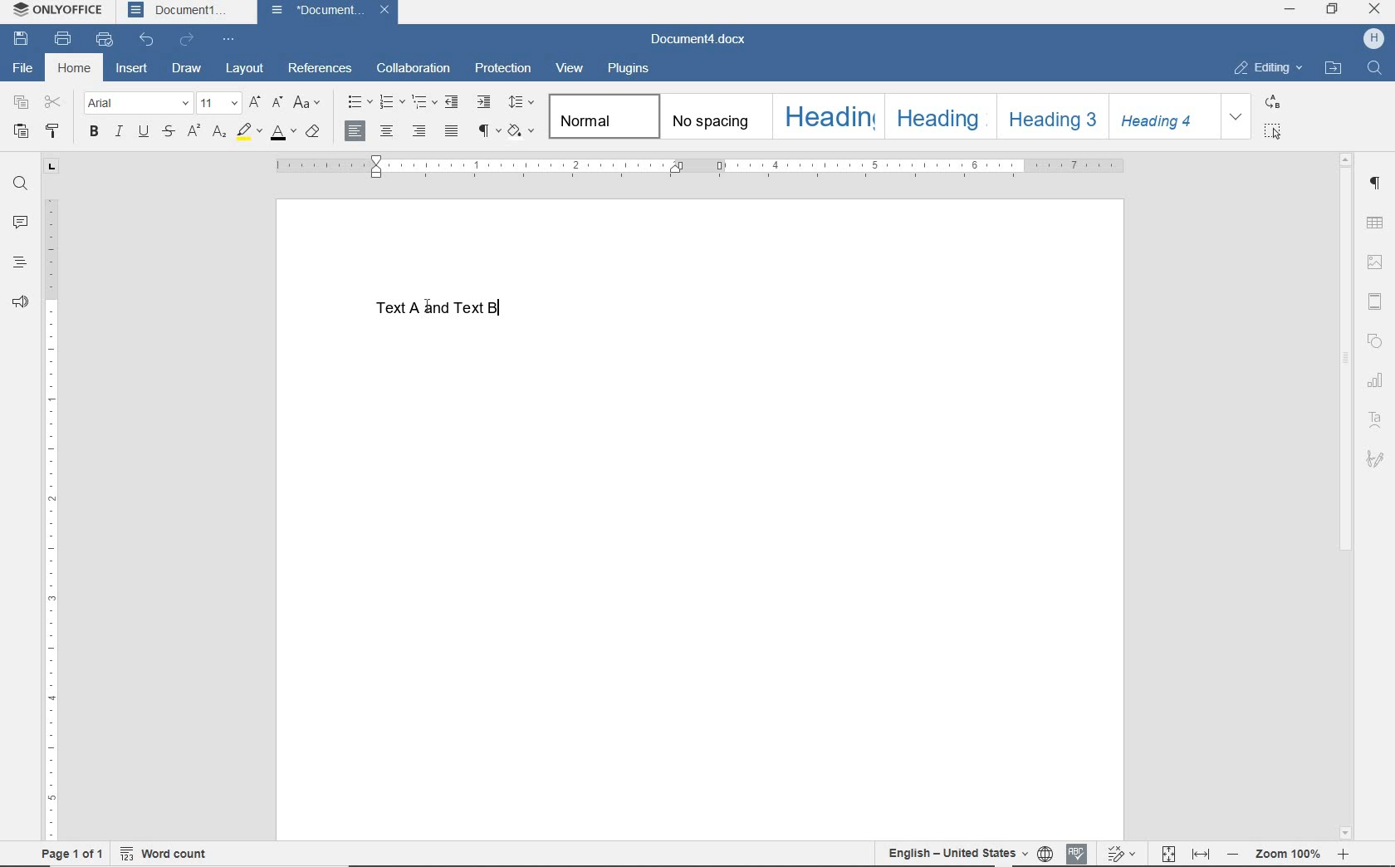  I want to click on DECREASE INDENT, so click(453, 102).